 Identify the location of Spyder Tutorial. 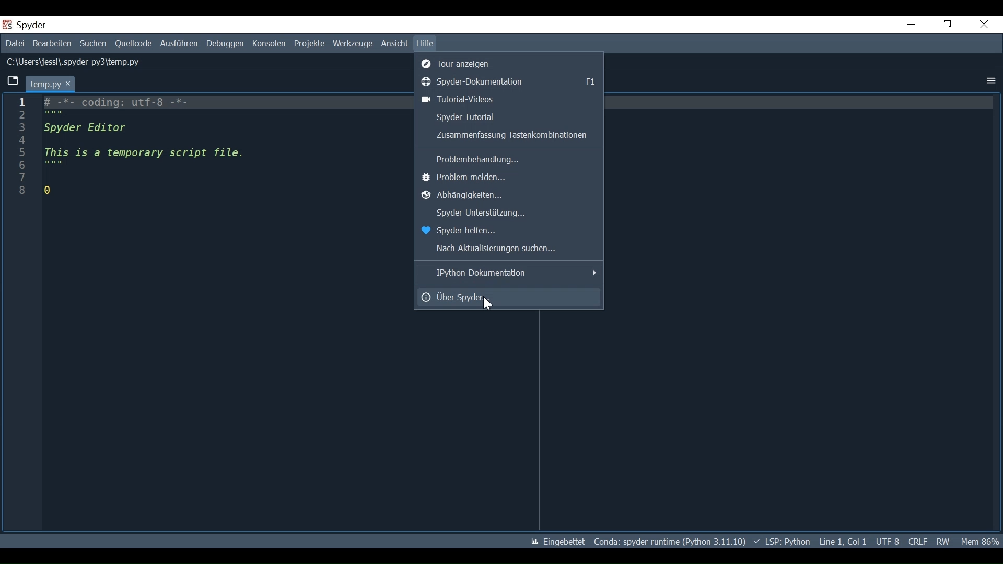
(508, 118).